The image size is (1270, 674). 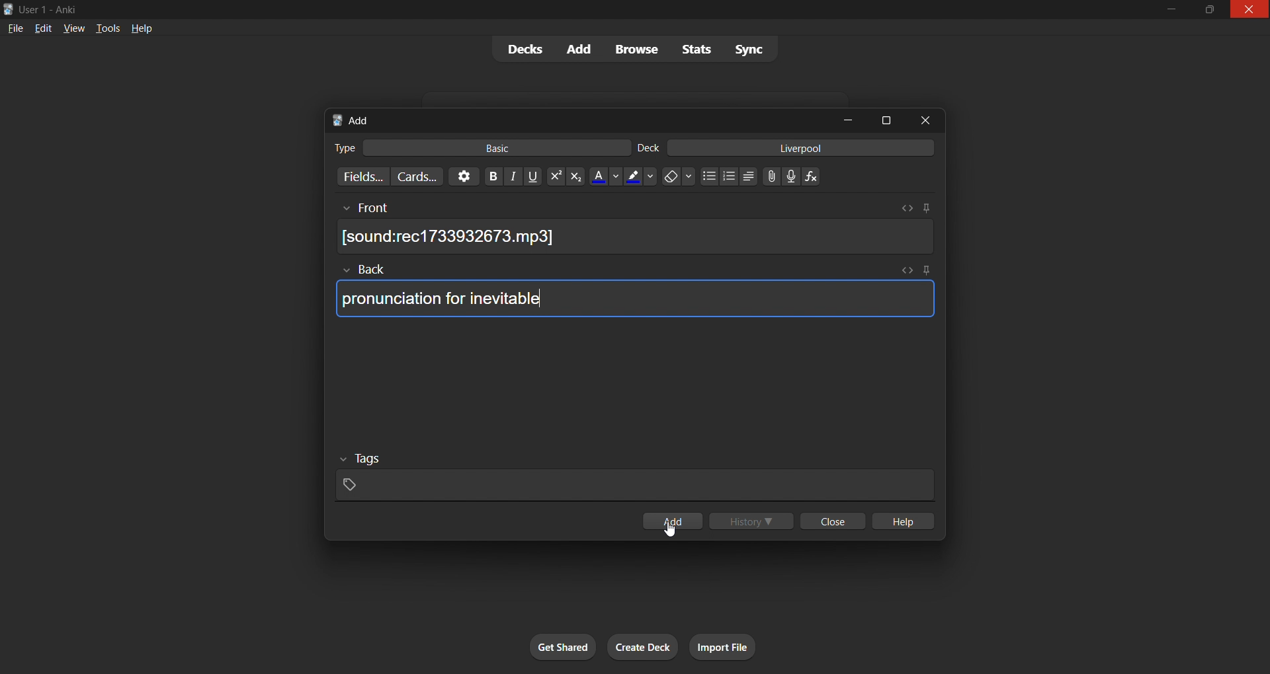 What do you see at coordinates (677, 519) in the screenshot?
I see `add` at bounding box center [677, 519].